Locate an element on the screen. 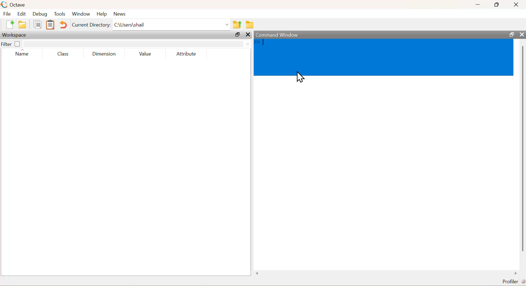 The height and width of the screenshot is (286, 526). folder is located at coordinates (250, 25).